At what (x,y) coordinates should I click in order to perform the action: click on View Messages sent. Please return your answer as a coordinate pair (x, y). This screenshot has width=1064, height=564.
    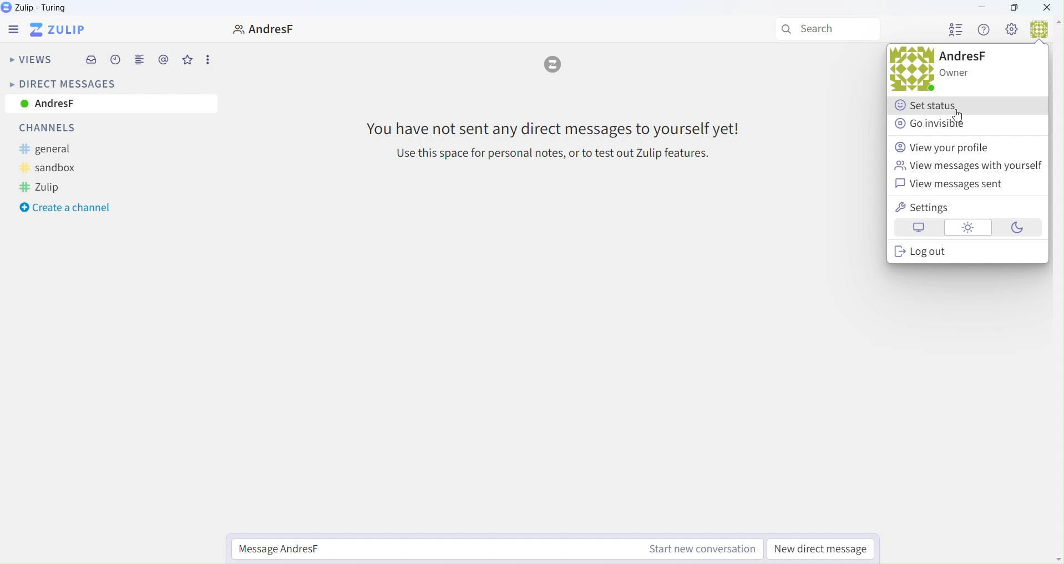
    Looking at the image, I should click on (957, 184).